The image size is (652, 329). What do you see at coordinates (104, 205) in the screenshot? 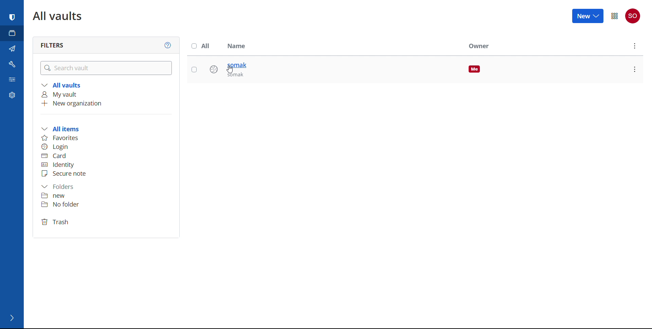
I see `folder 2` at bounding box center [104, 205].